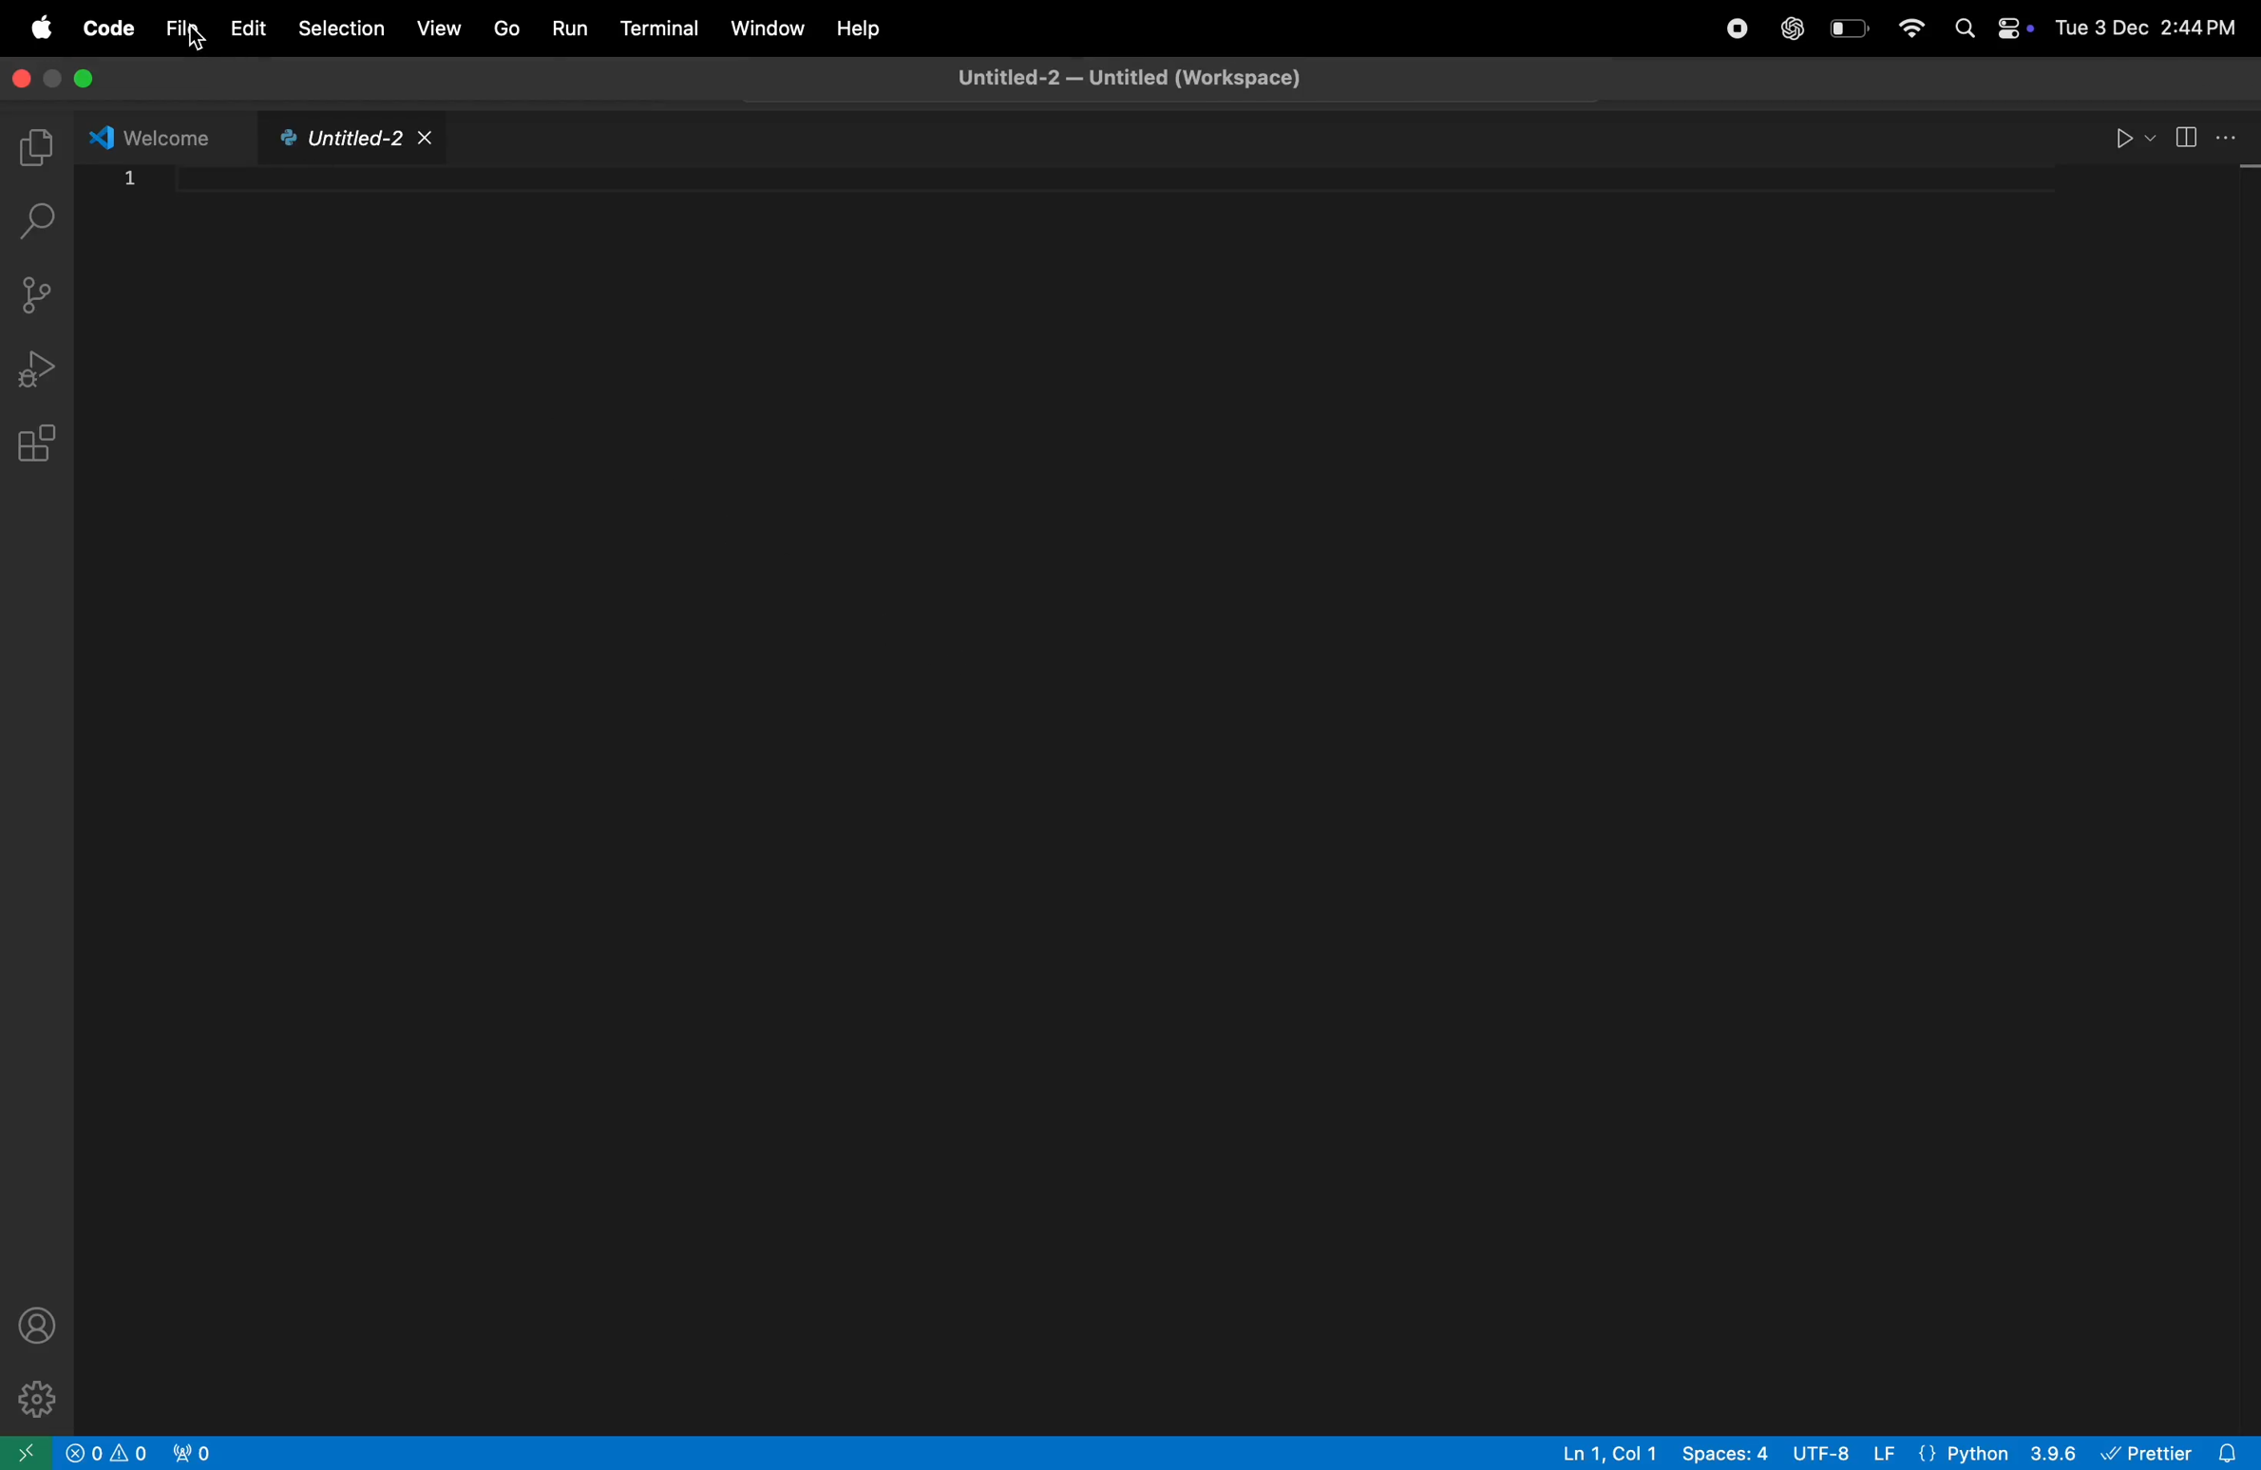  I want to click on 1, so click(131, 176).